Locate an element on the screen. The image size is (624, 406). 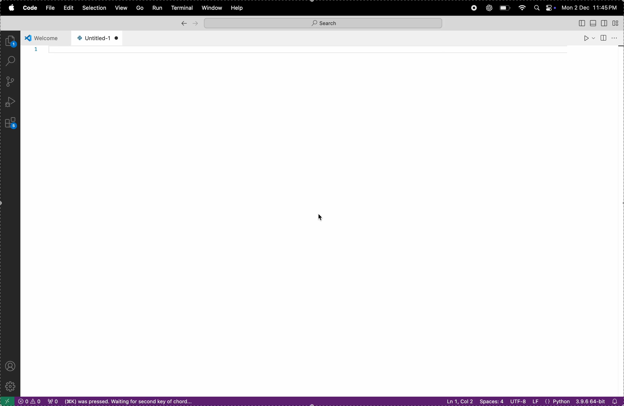
selection is located at coordinates (94, 8).